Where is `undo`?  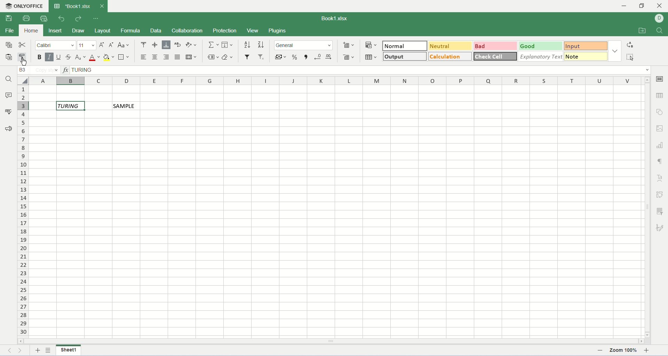 undo is located at coordinates (62, 19).